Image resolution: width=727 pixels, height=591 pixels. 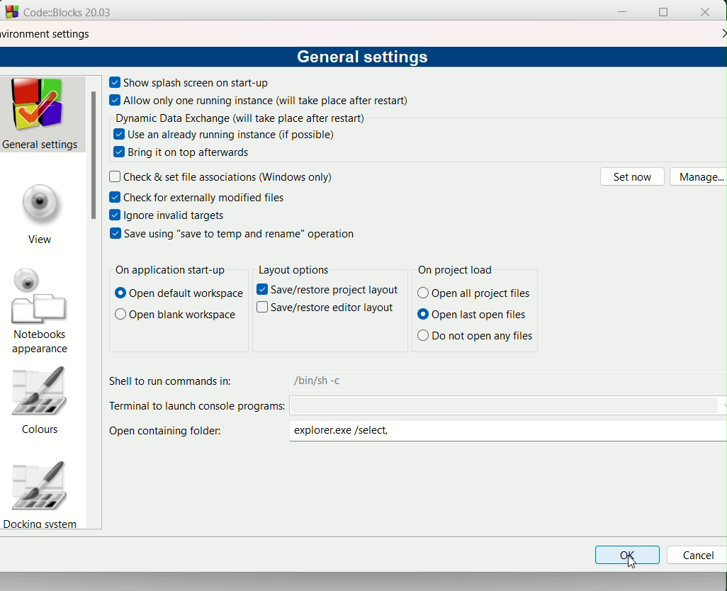 What do you see at coordinates (262, 308) in the screenshot?
I see `` at bounding box center [262, 308].